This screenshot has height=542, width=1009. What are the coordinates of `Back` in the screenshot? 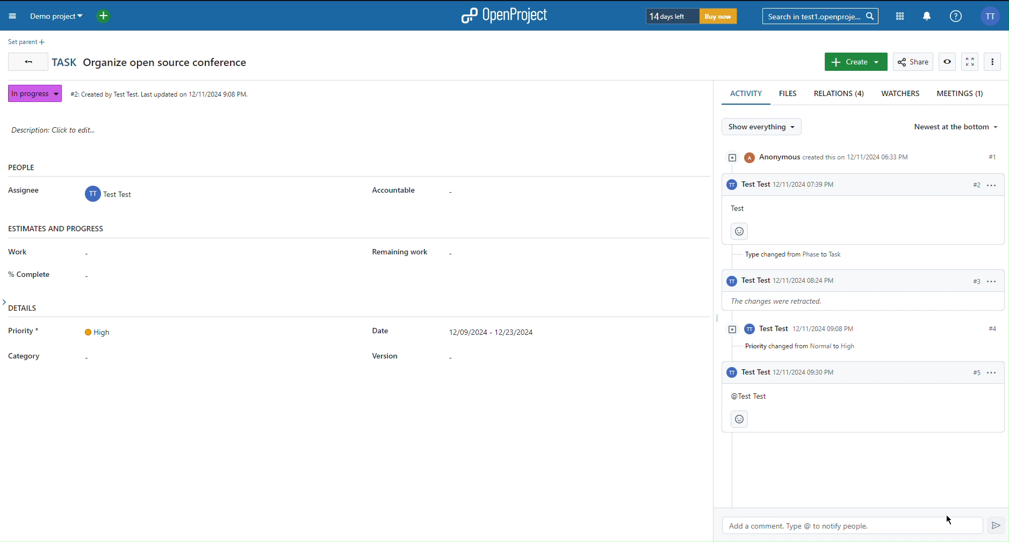 It's located at (26, 63).